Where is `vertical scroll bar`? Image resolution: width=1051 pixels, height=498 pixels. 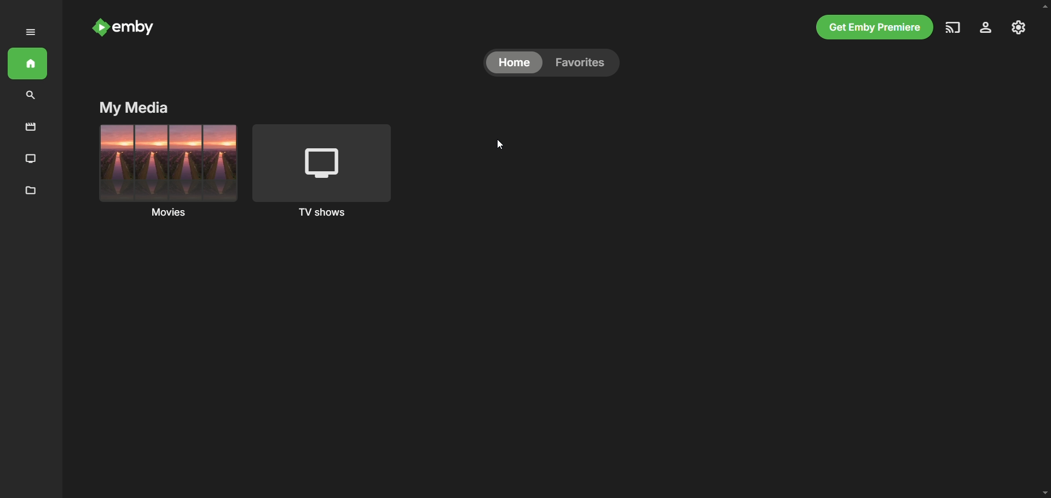
vertical scroll bar is located at coordinates (1044, 251).